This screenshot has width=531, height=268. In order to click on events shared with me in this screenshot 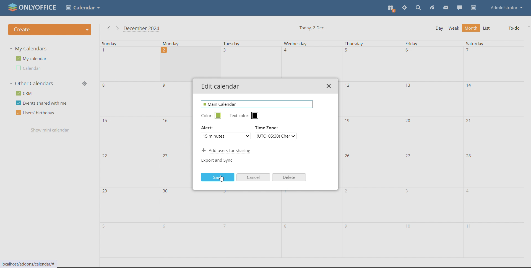, I will do `click(41, 103)`.